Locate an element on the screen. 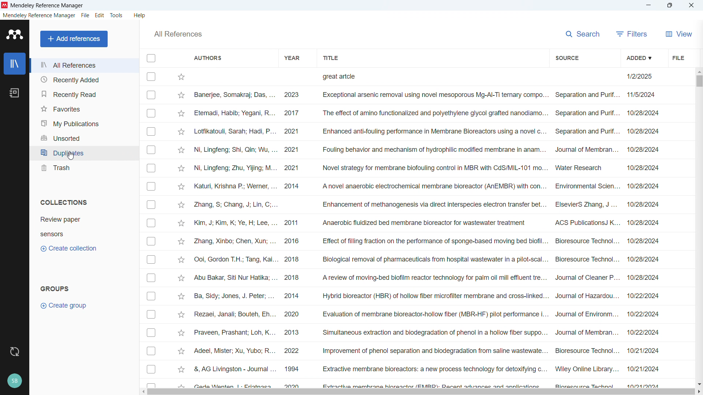 Image resolution: width=703 pixels, height=395 pixels. Edit  is located at coordinates (100, 15).